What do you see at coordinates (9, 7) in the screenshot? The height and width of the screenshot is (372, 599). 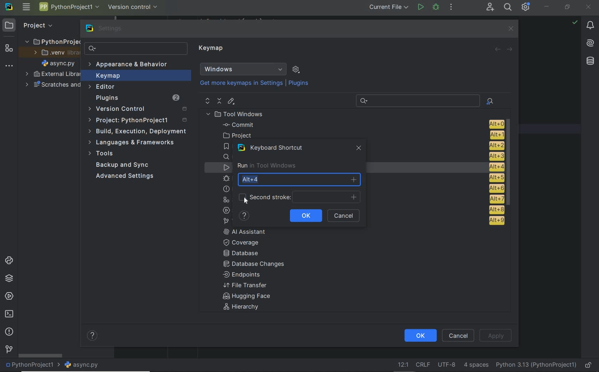 I see `system name` at bounding box center [9, 7].